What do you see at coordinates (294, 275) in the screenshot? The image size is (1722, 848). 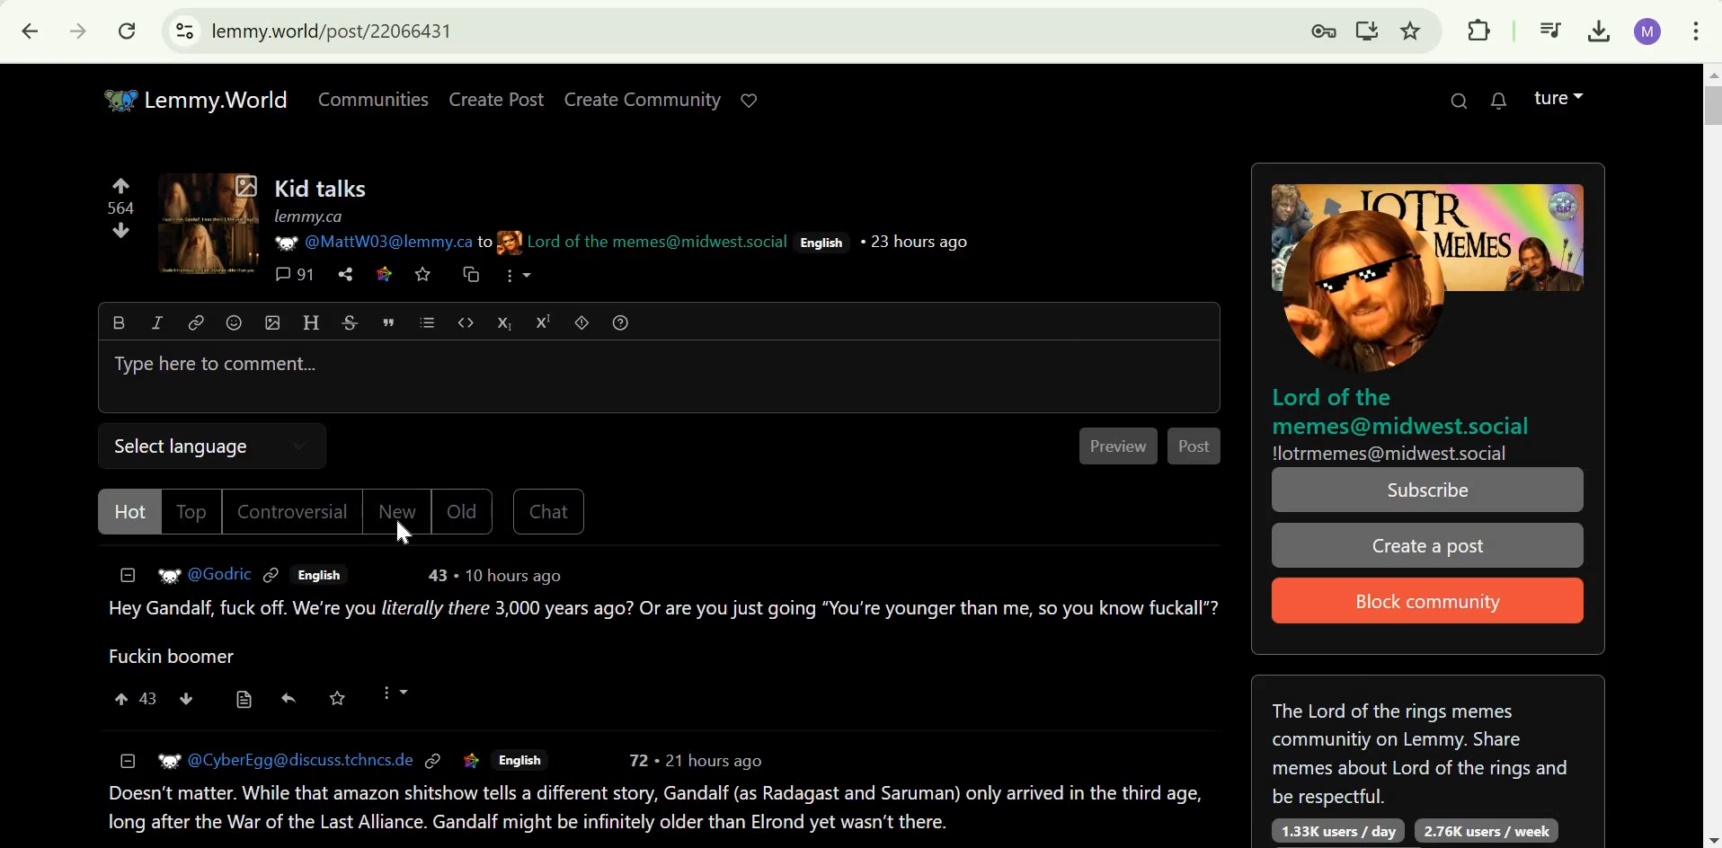 I see `91 comments` at bounding box center [294, 275].